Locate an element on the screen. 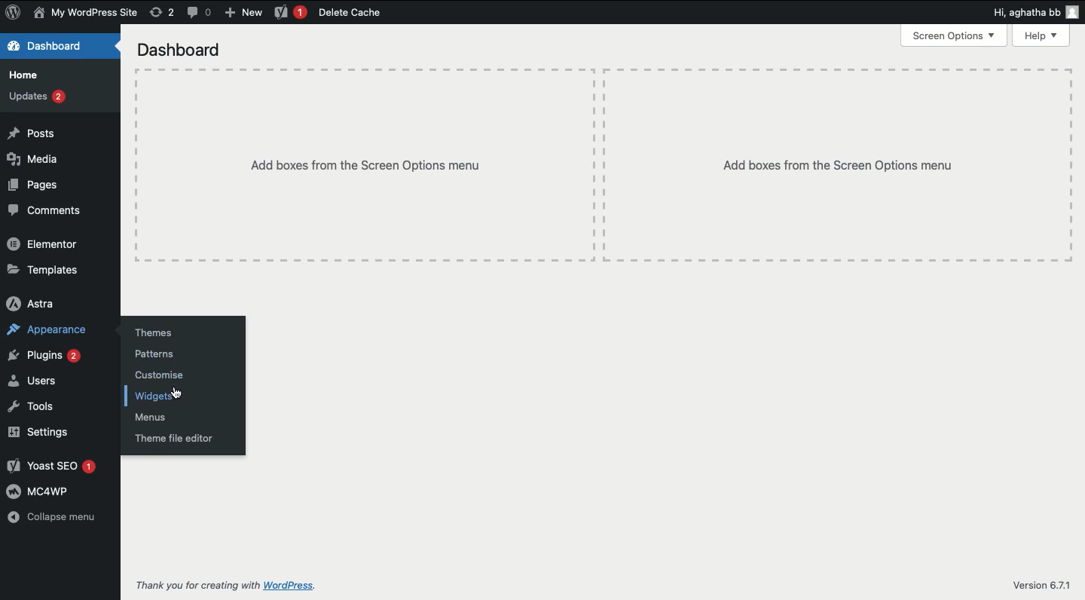 The width and height of the screenshot is (1085, 600).  My WordPress Site is located at coordinates (89, 14).